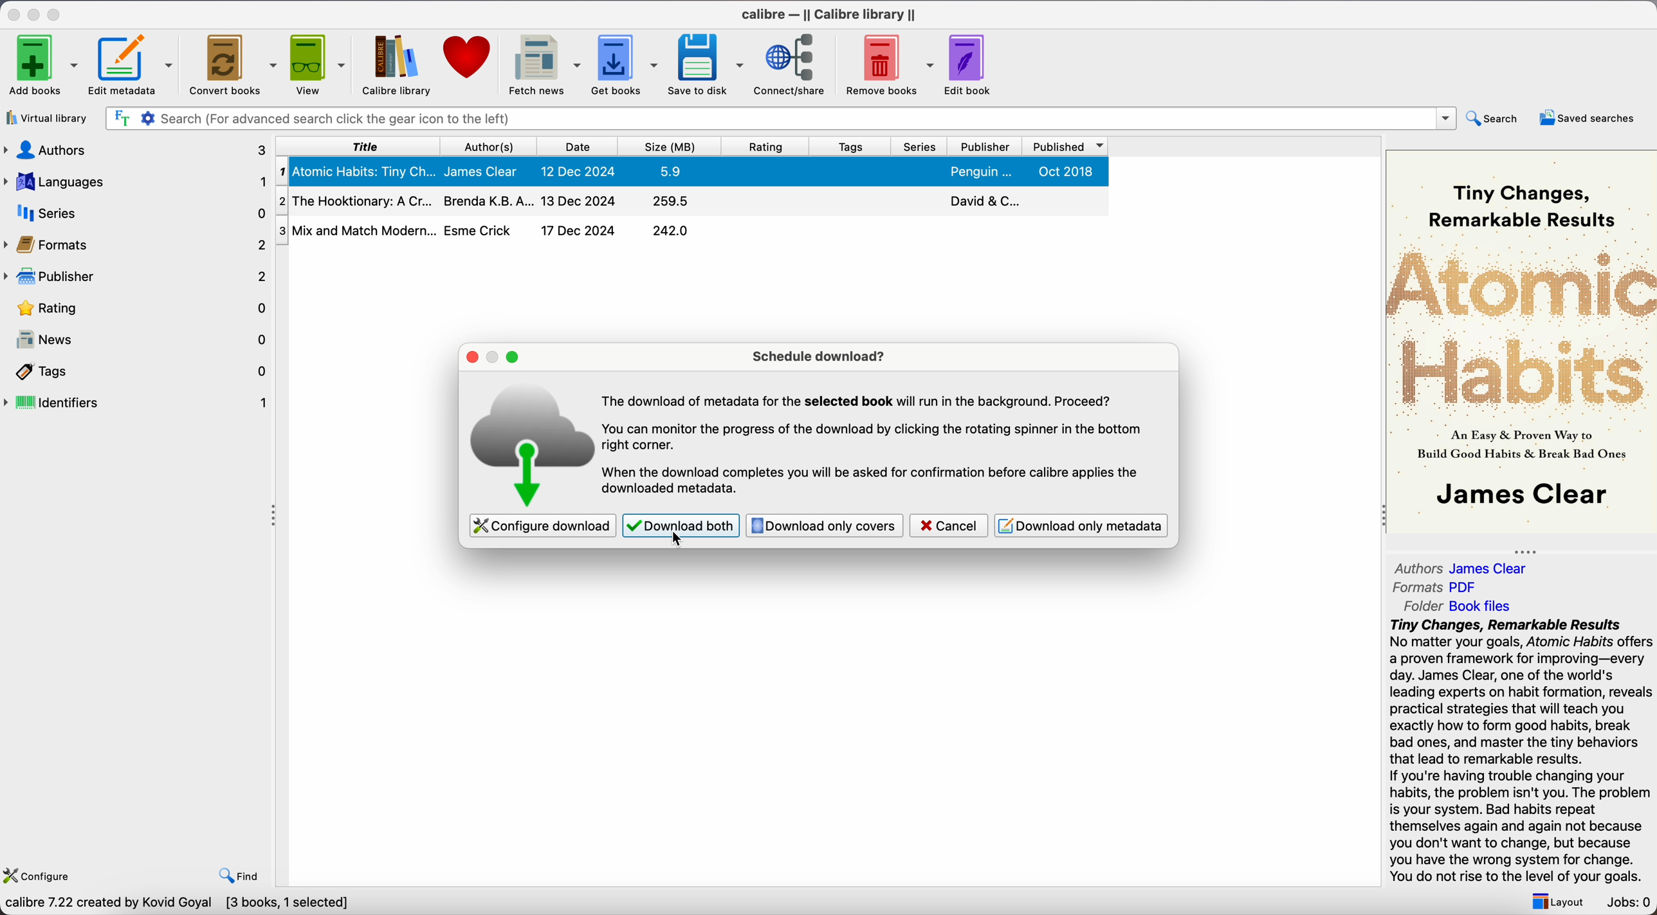 This screenshot has width=1657, height=915. I want to click on virtual library, so click(48, 118).